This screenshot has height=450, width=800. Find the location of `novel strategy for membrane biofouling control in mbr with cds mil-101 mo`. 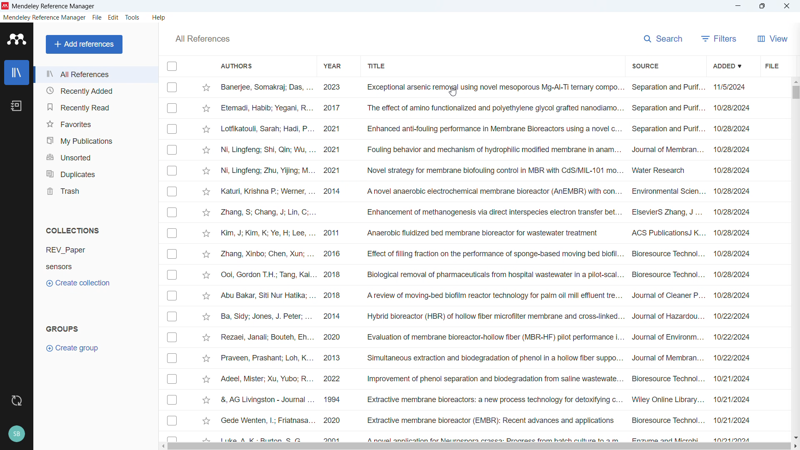

novel strategy for membrane biofouling control in mbr with cds mil-101 mo is located at coordinates (493, 170).